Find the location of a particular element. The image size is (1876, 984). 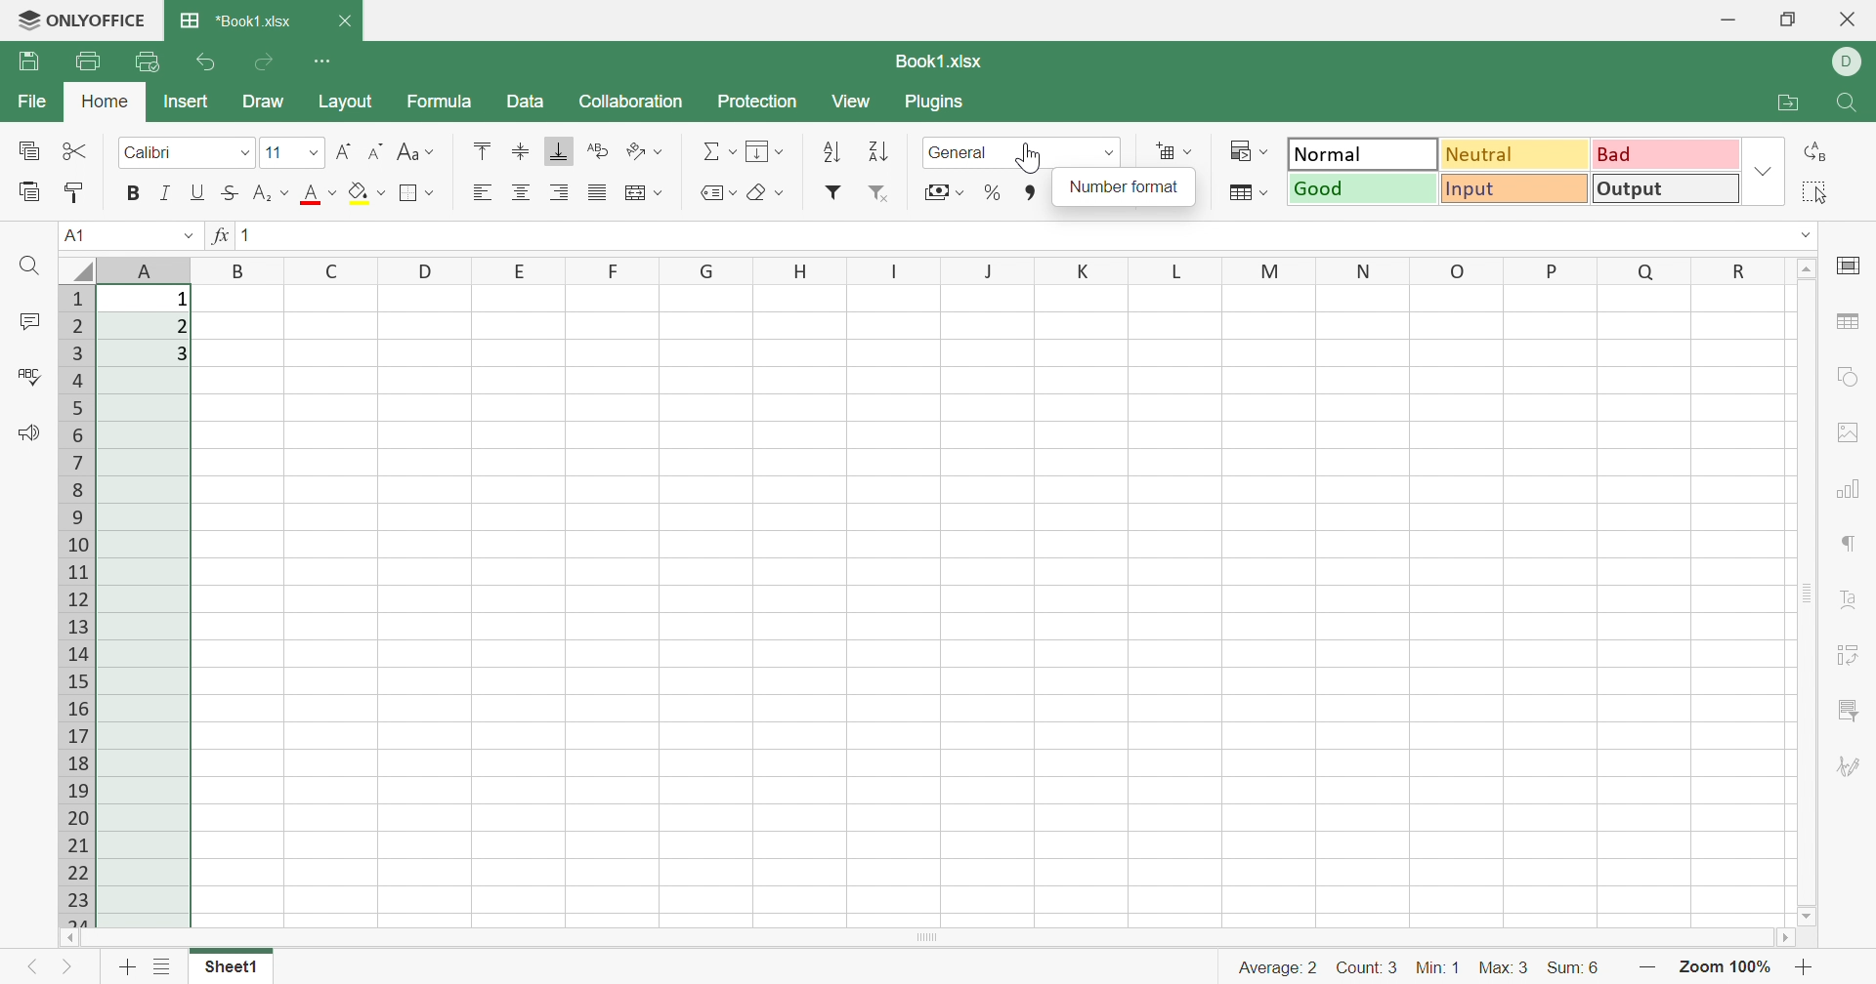

Fill is located at coordinates (763, 149).